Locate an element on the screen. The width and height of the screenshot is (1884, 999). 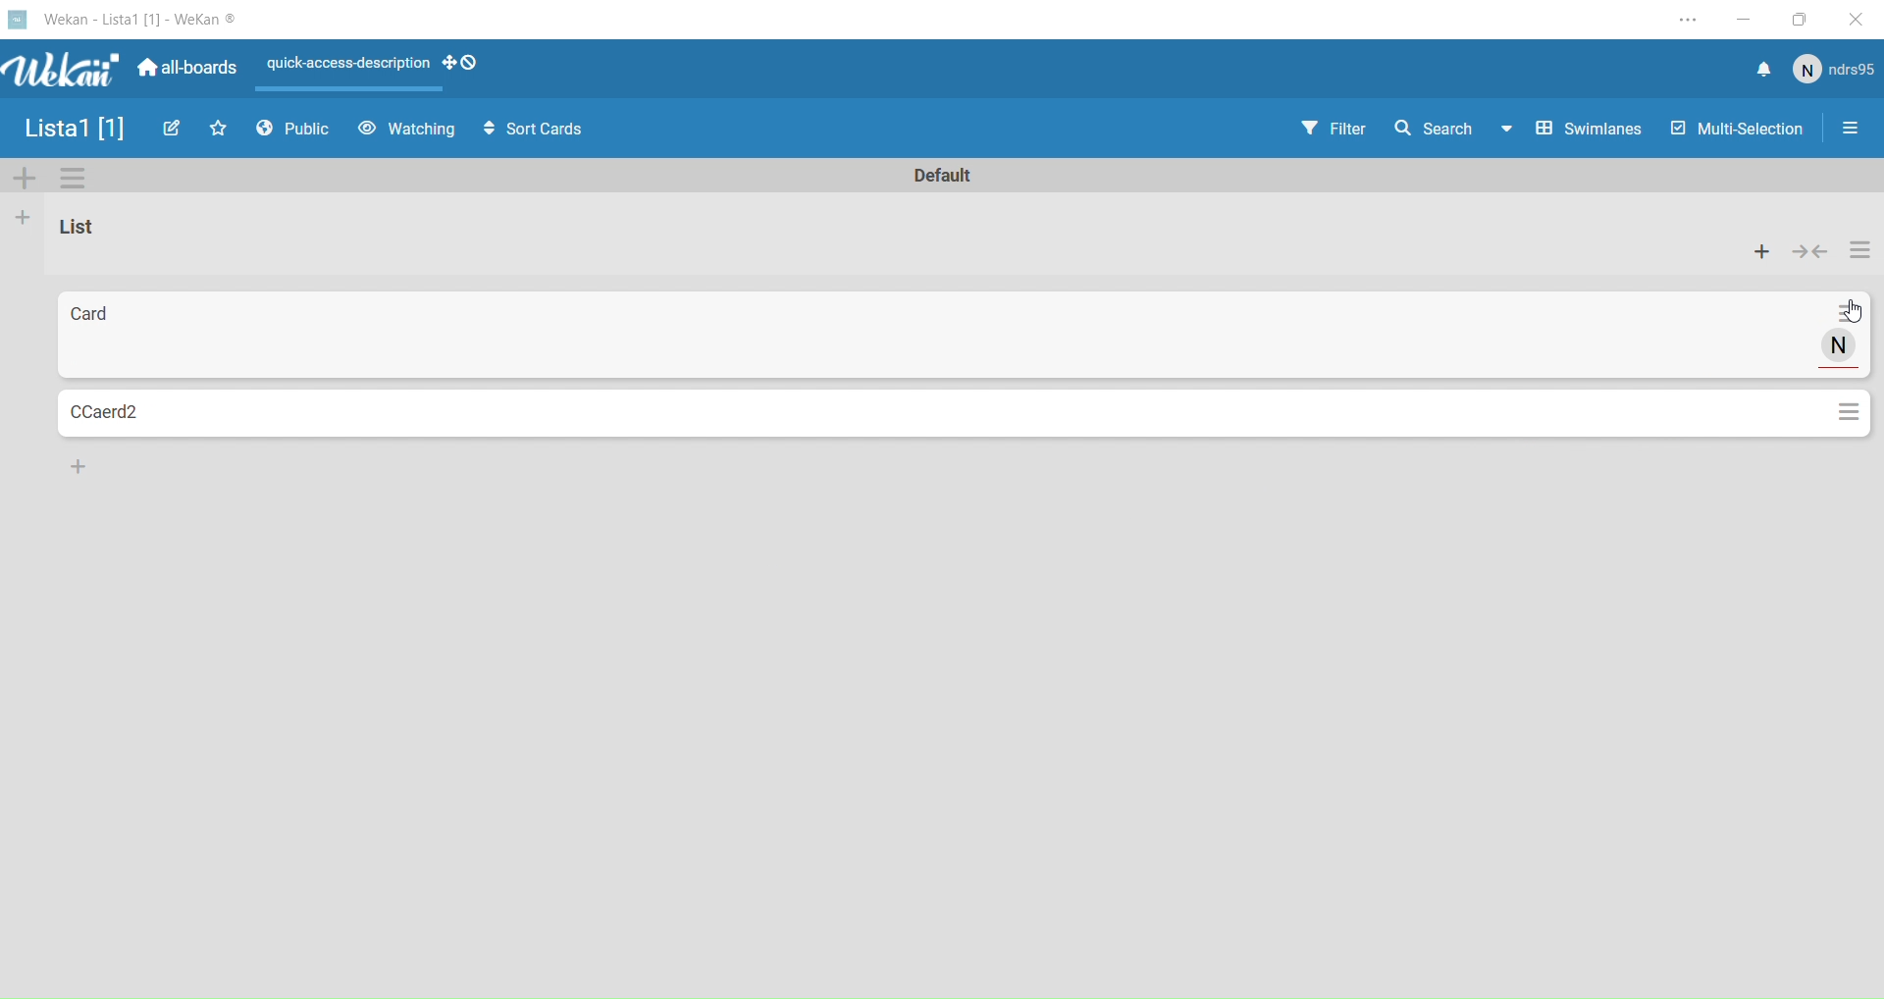
Swimlines is located at coordinates (1576, 130).